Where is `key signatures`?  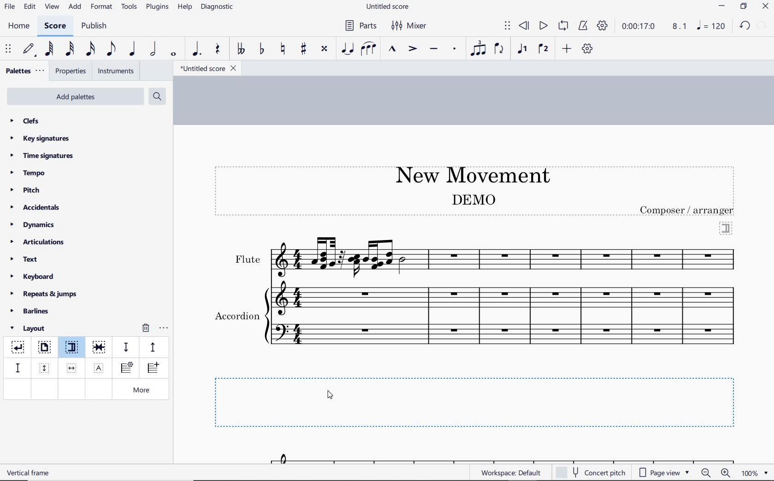 key signatures is located at coordinates (39, 138).